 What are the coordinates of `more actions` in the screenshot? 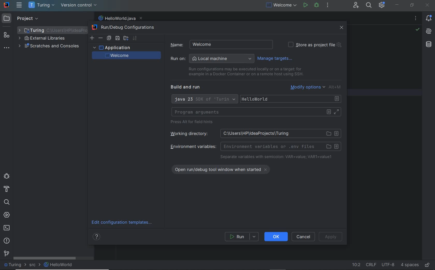 It's located at (328, 5).